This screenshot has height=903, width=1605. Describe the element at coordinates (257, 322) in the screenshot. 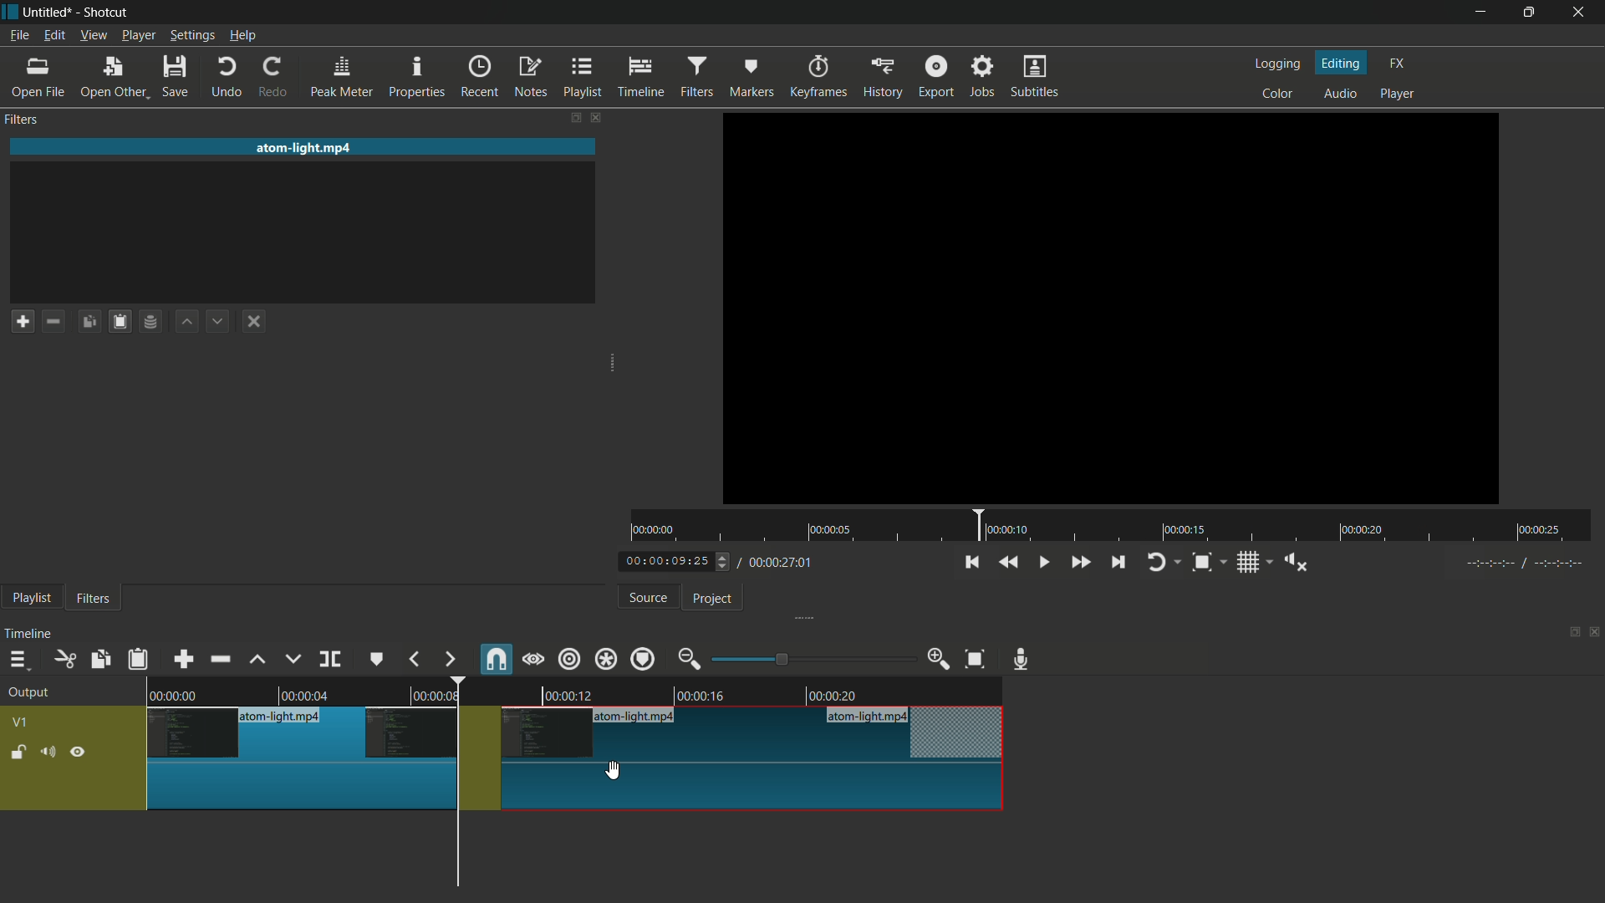

I see `deselect the filter` at that location.